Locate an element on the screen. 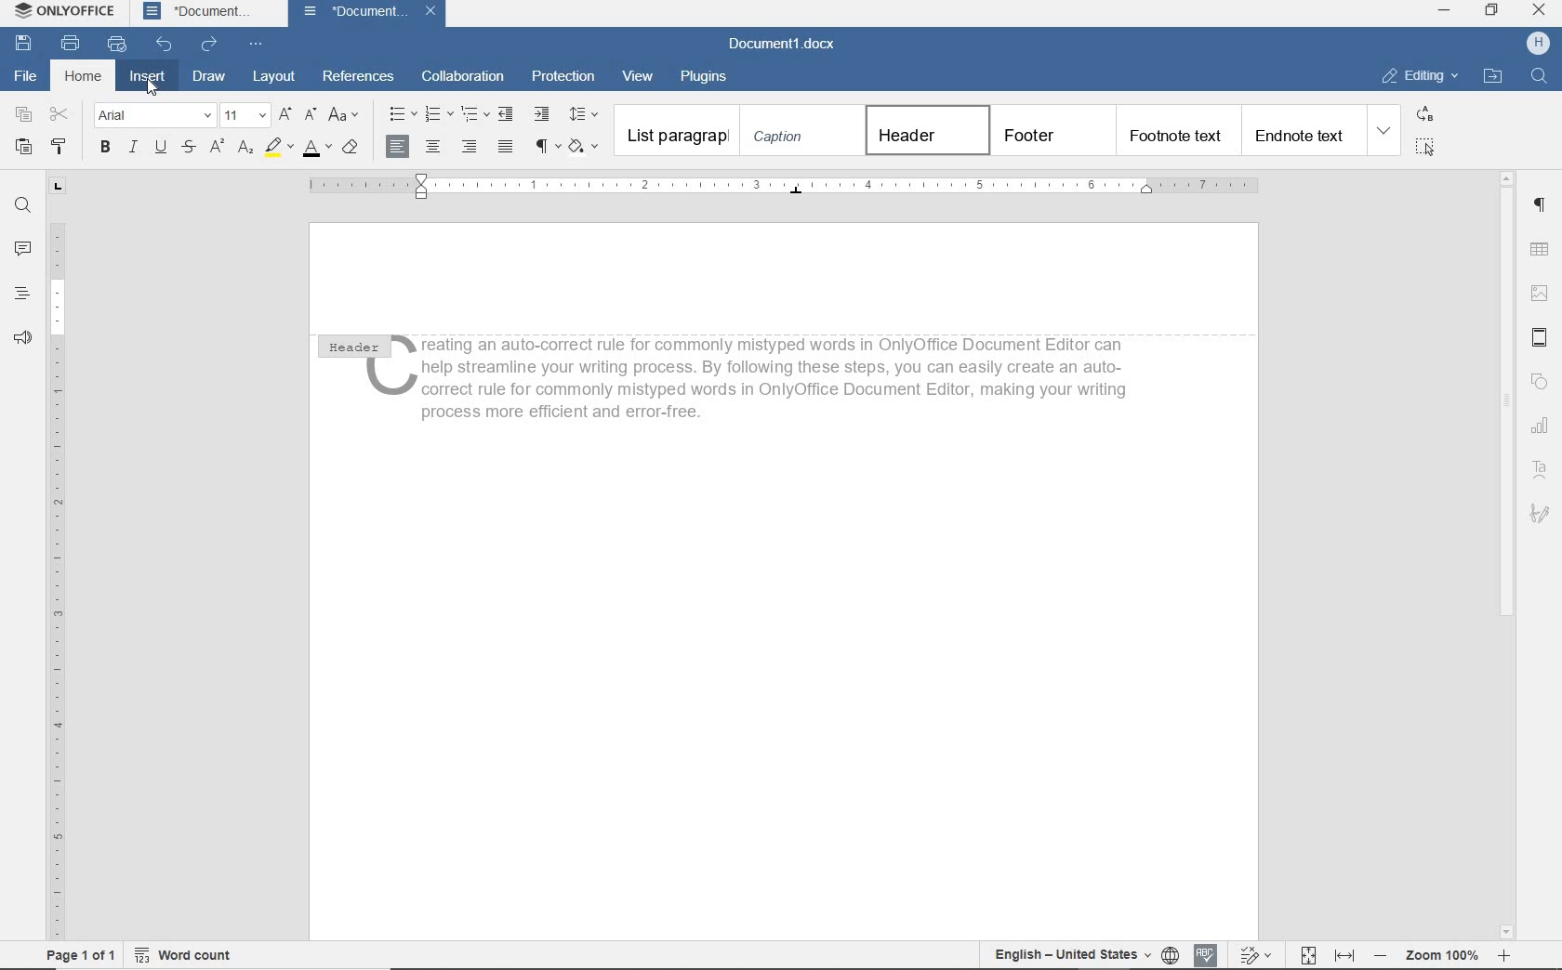 This screenshot has height=970, width=1562. REDO is located at coordinates (210, 45).